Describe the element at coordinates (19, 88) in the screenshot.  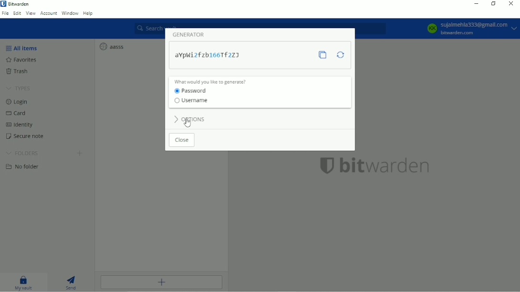
I see `Types` at that location.